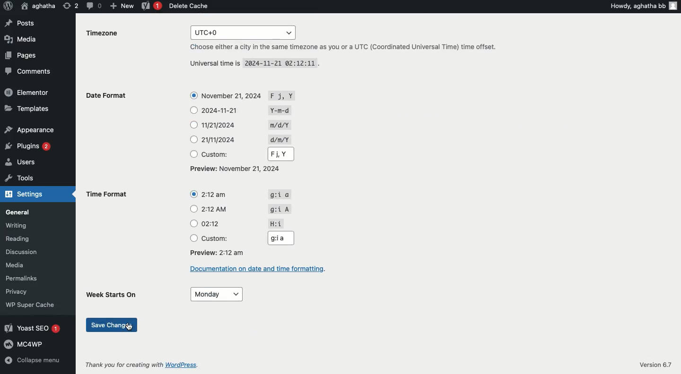 Image resolution: width=681 pixels, height=374 pixels. What do you see at coordinates (255, 62) in the screenshot?
I see `Universal time is 2024-11-21 02:12:11 .` at bounding box center [255, 62].